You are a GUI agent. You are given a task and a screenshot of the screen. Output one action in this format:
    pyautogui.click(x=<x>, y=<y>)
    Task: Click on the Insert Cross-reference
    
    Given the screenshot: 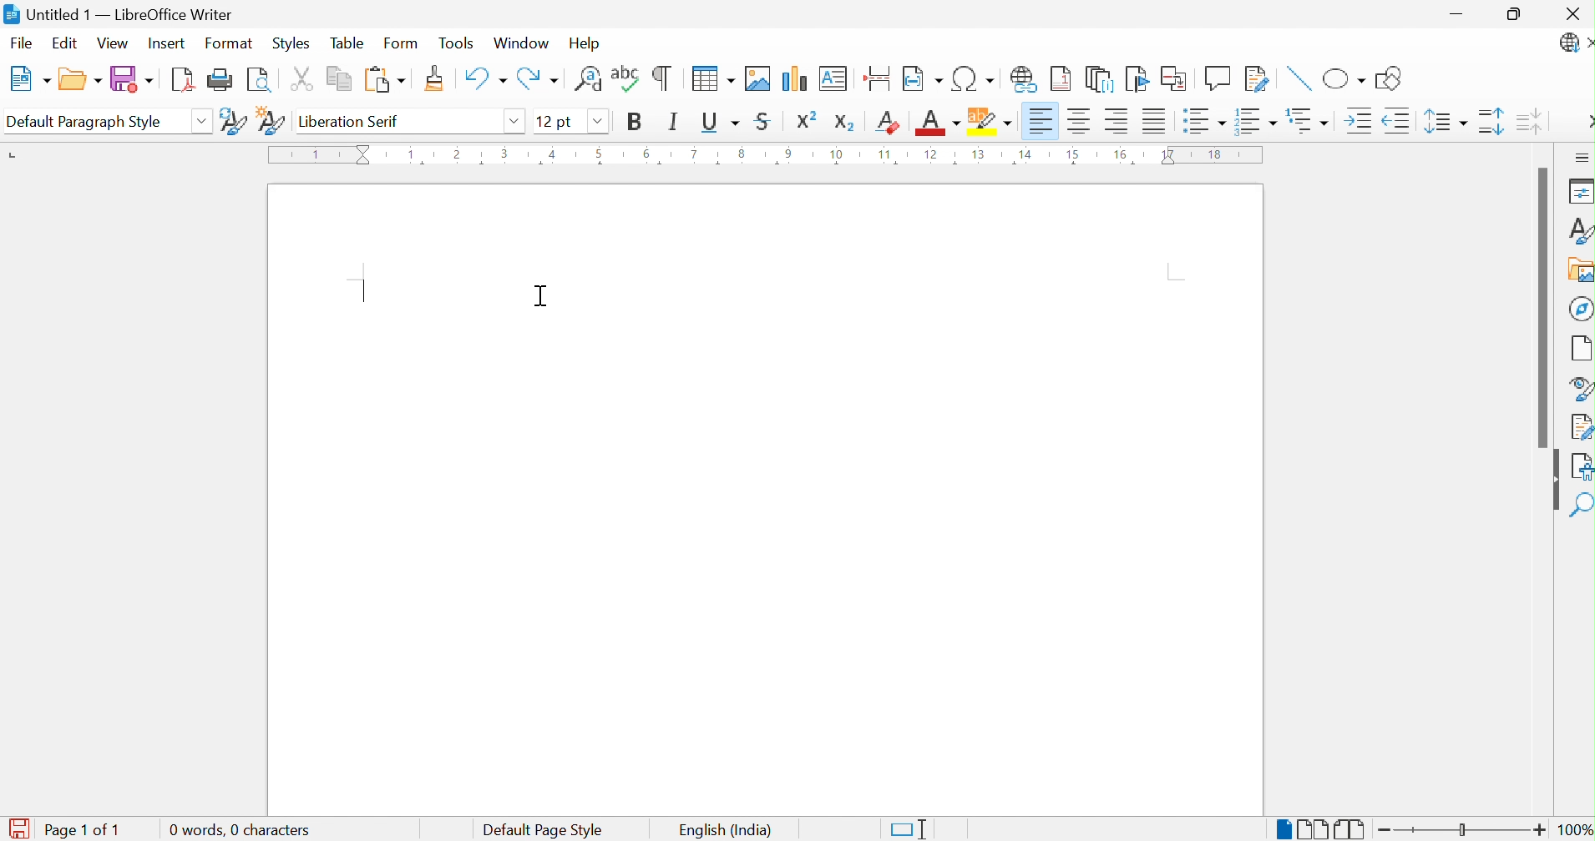 What is the action you would take?
    pyautogui.click(x=1177, y=78)
    